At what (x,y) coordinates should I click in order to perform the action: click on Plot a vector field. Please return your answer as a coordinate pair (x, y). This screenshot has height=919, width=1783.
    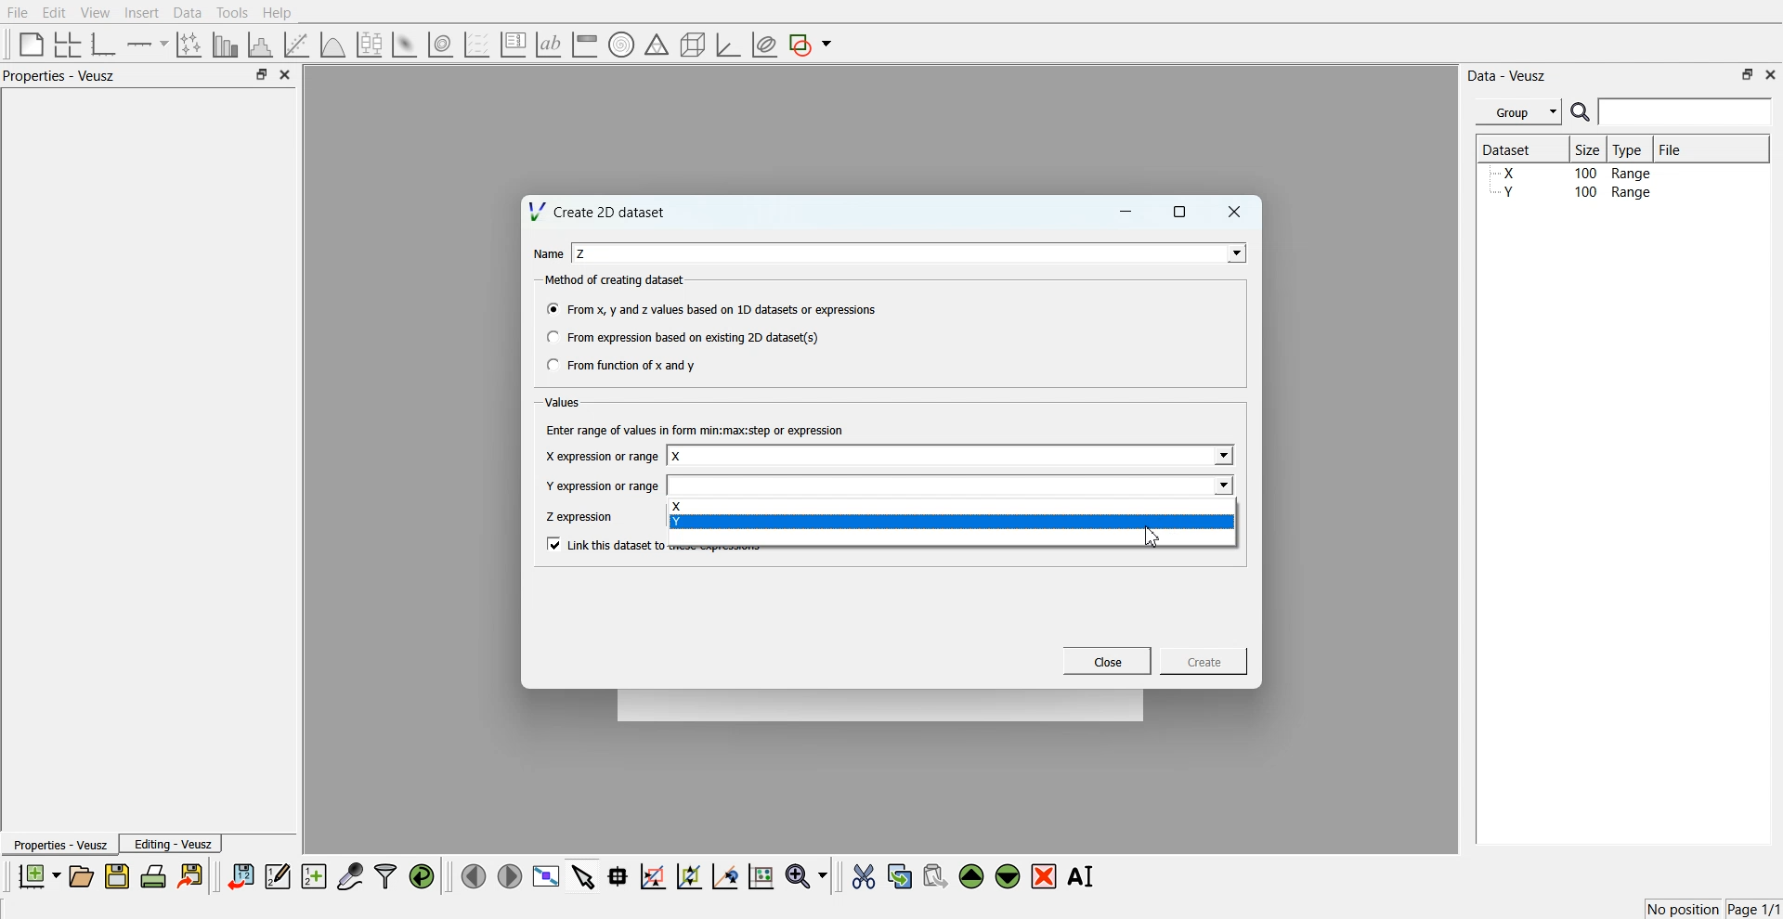
    Looking at the image, I should click on (476, 45).